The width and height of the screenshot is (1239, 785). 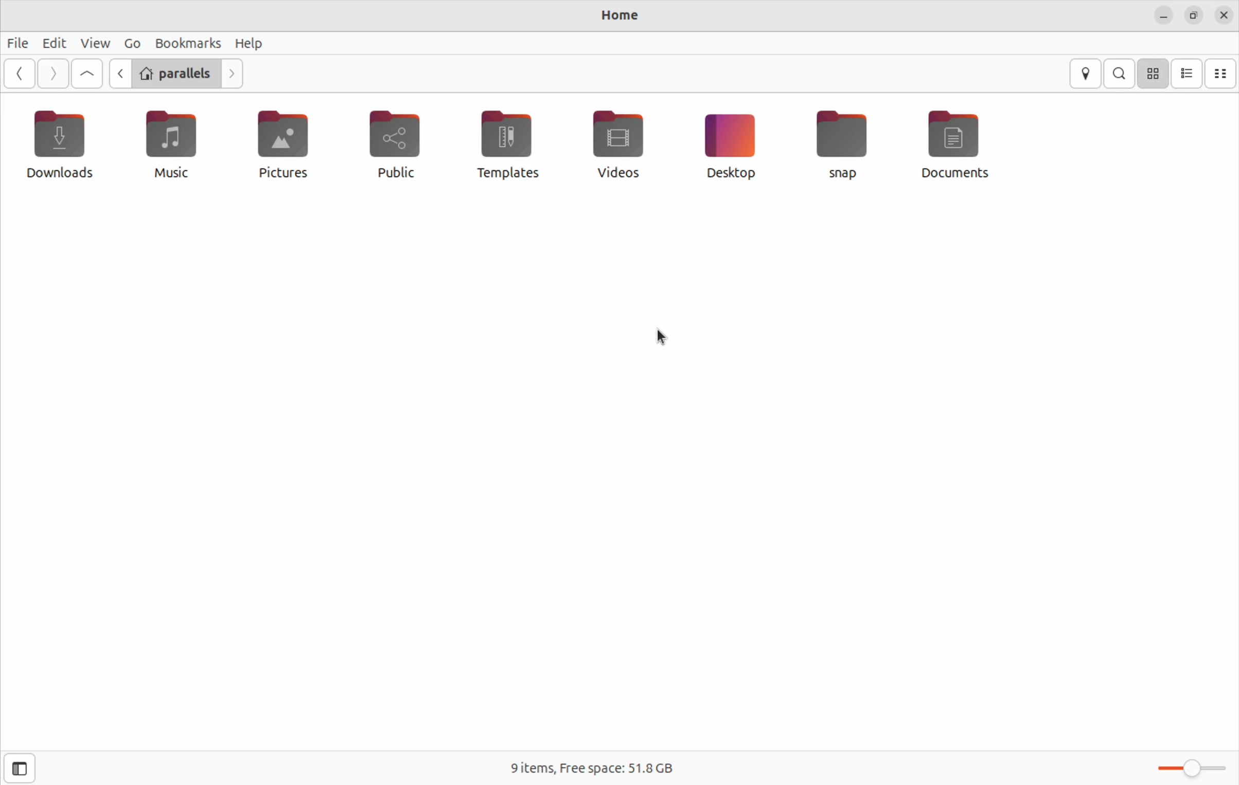 What do you see at coordinates (669, 339) in the screenshot?
I see `cursor` at bounding box center [669, 339].